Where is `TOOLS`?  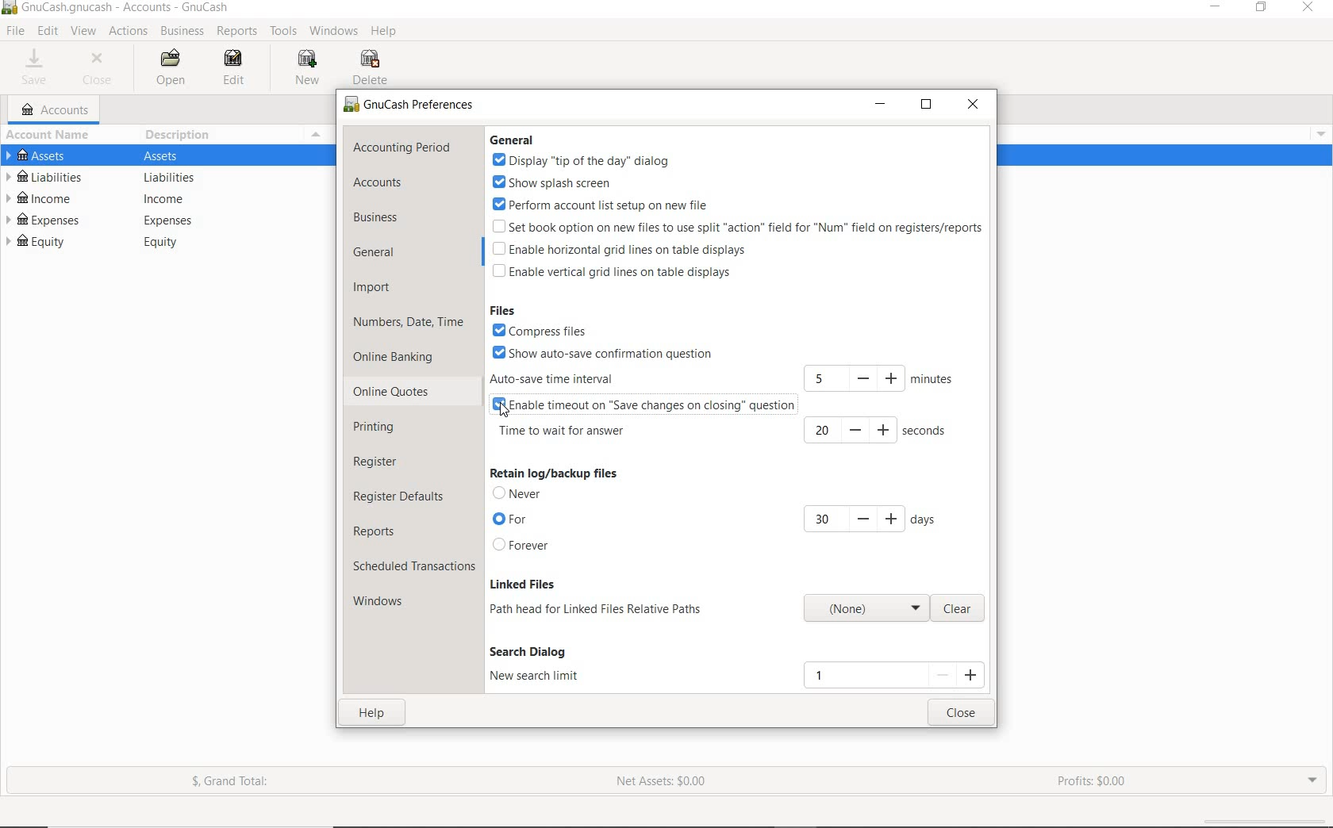 TOOLS is located at coordinates (283, 32).